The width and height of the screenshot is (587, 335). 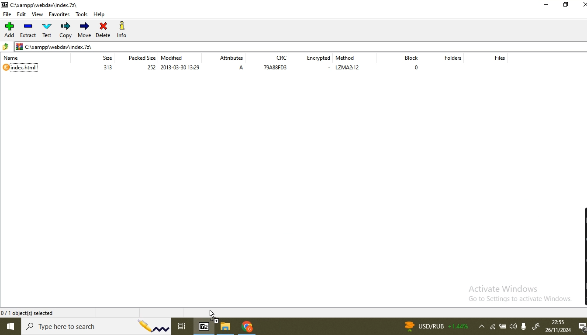 I want to click on encrypted, so click(x=319, y=58).